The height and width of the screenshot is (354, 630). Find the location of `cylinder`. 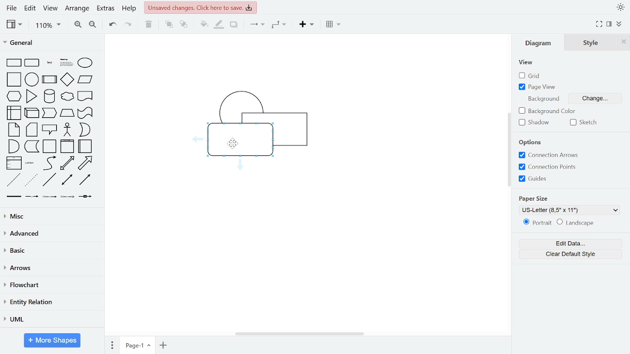

cylinder is located at coordinates (49, 97).